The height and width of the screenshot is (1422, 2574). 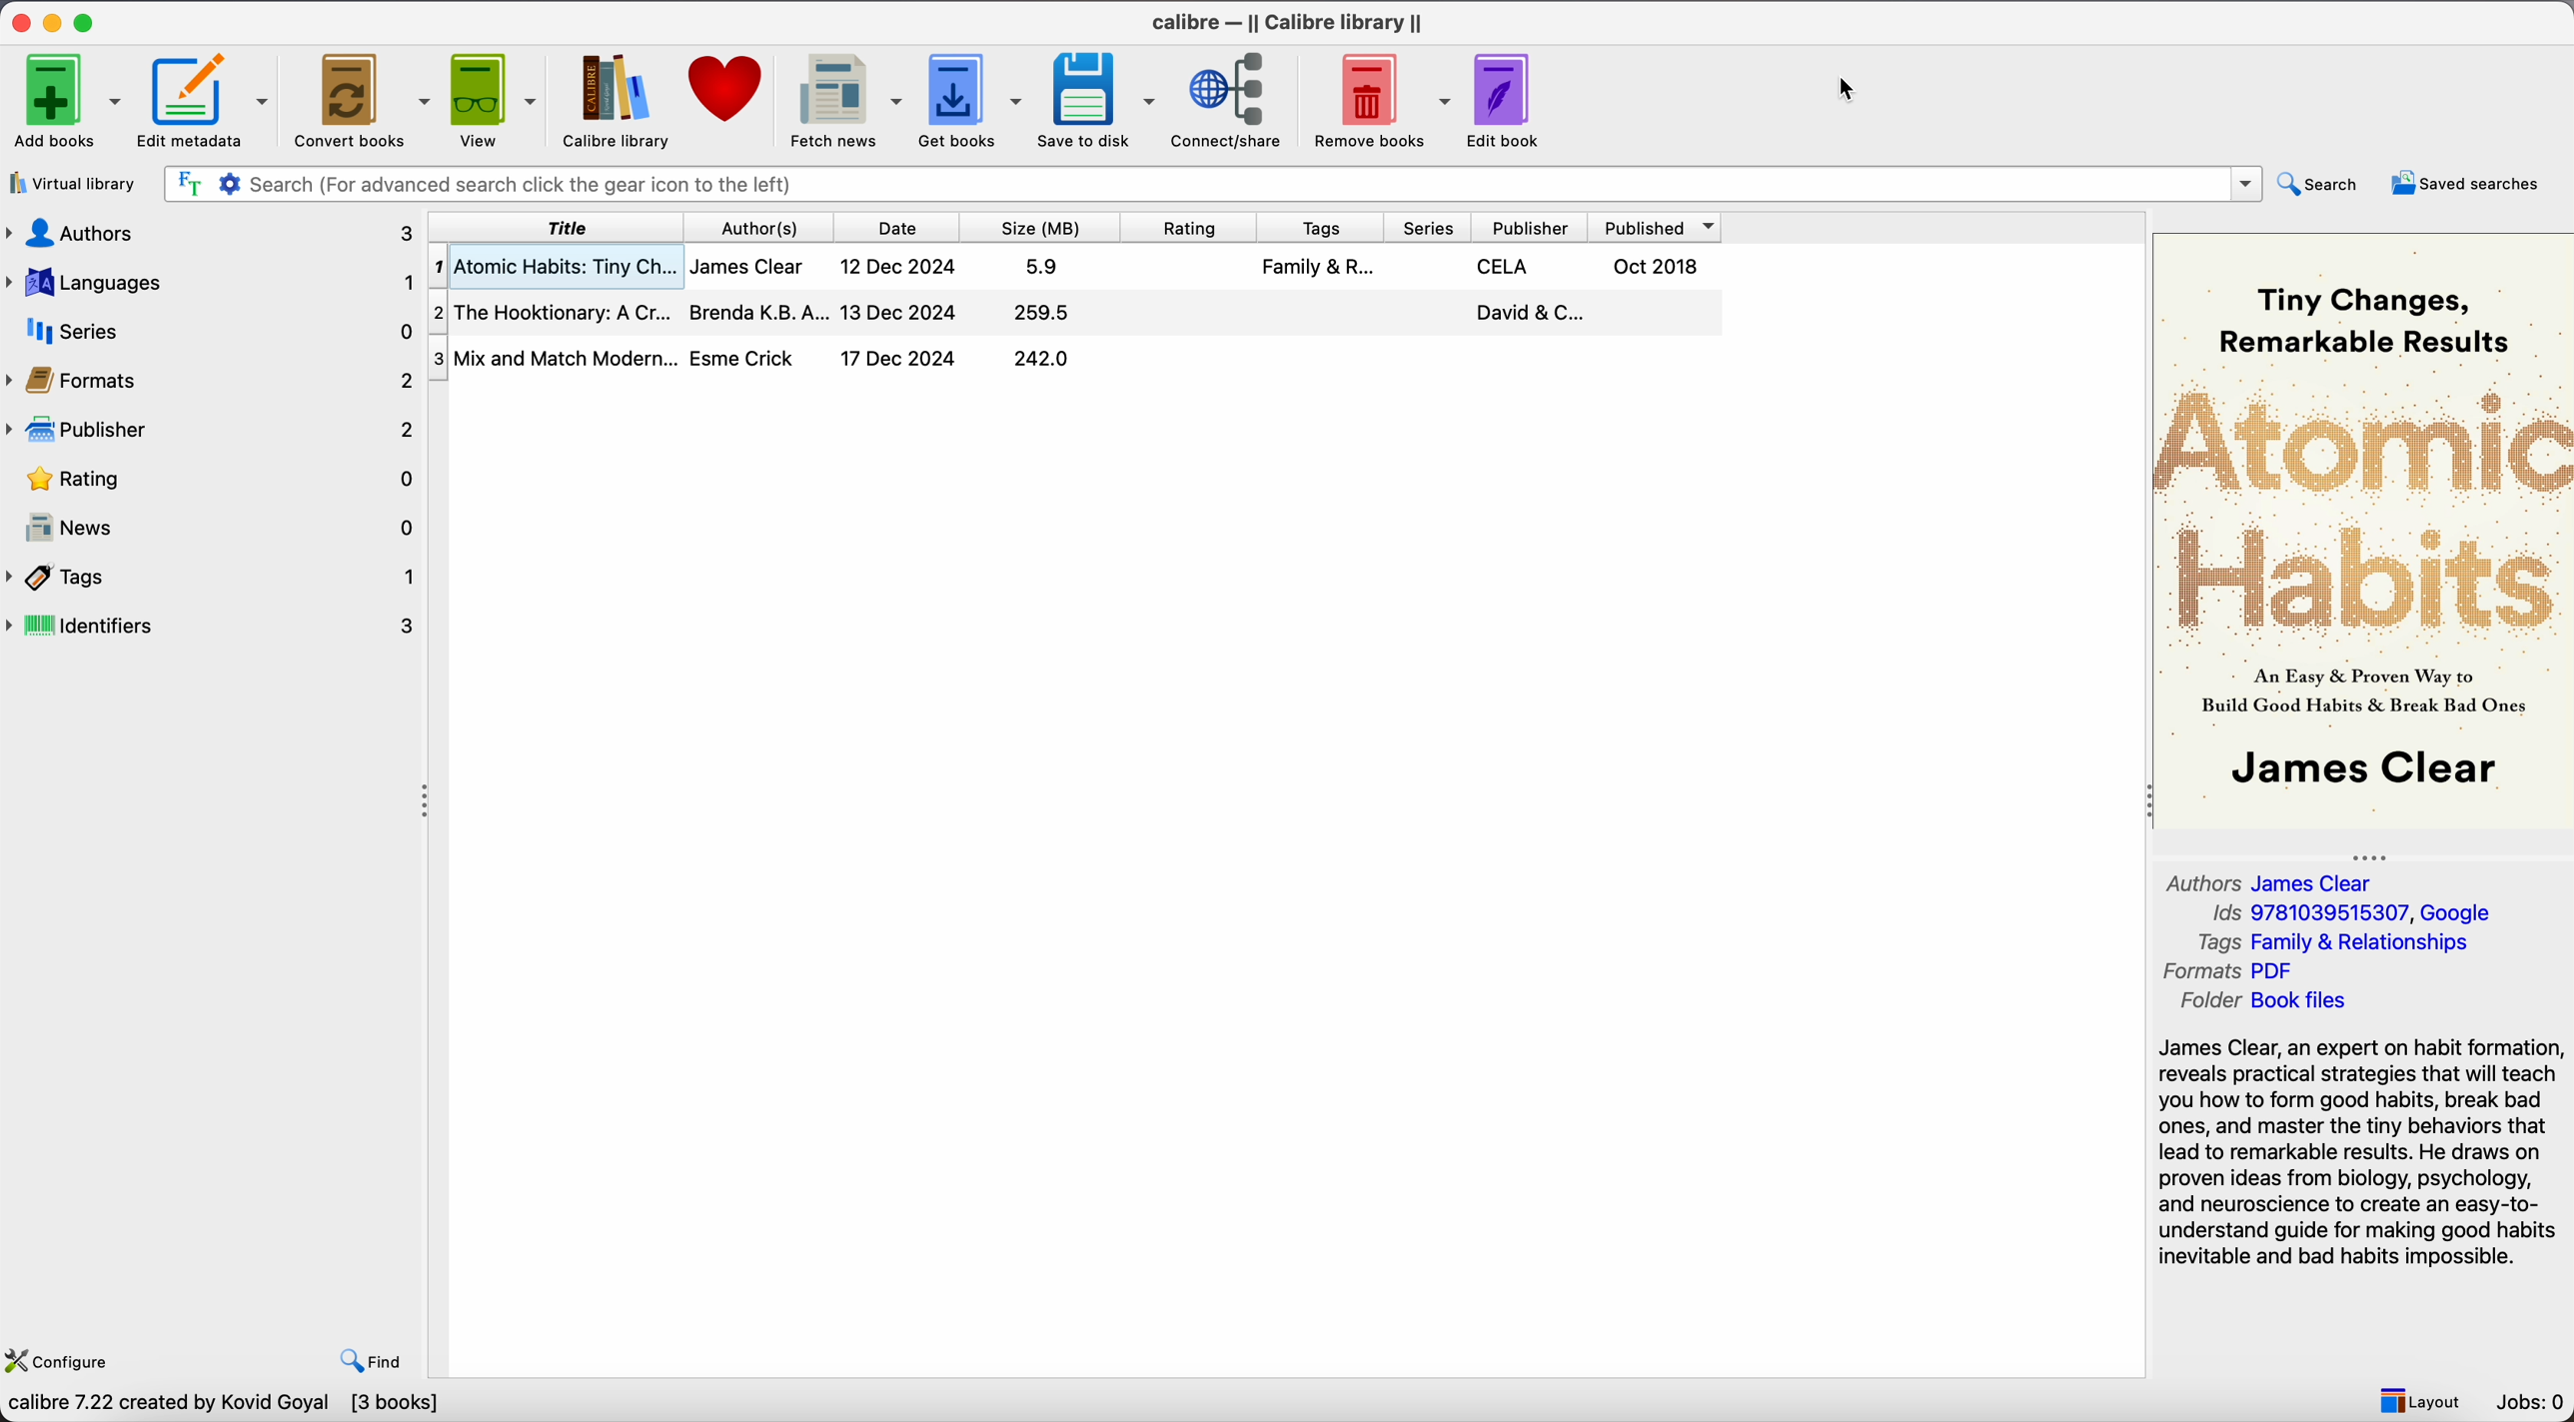 What do you see at coordinates (749, 267) in the screenshot?
I see `James Clear` at bounding box center [749, 267].